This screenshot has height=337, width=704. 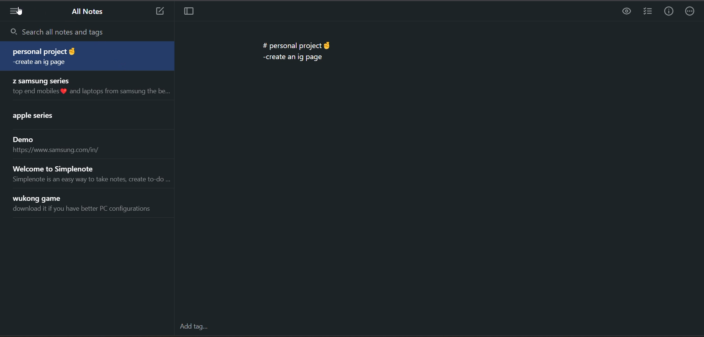 What do you see at coordinates (670, 12) in the screenshot?
I see `info` at bounding box center [670, 12].